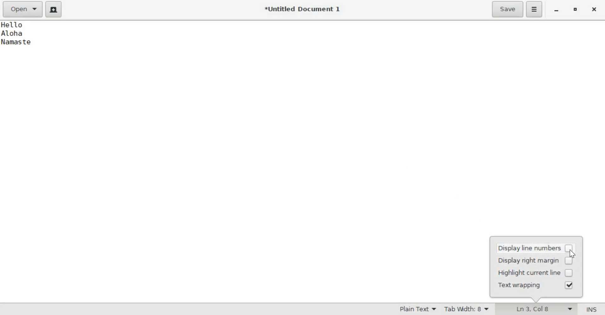 This screenshot has width=605, height=315. What do you see at coordinates (534, 9) in the screenshot?
I see `application menu` at bounding box center [534, 9].